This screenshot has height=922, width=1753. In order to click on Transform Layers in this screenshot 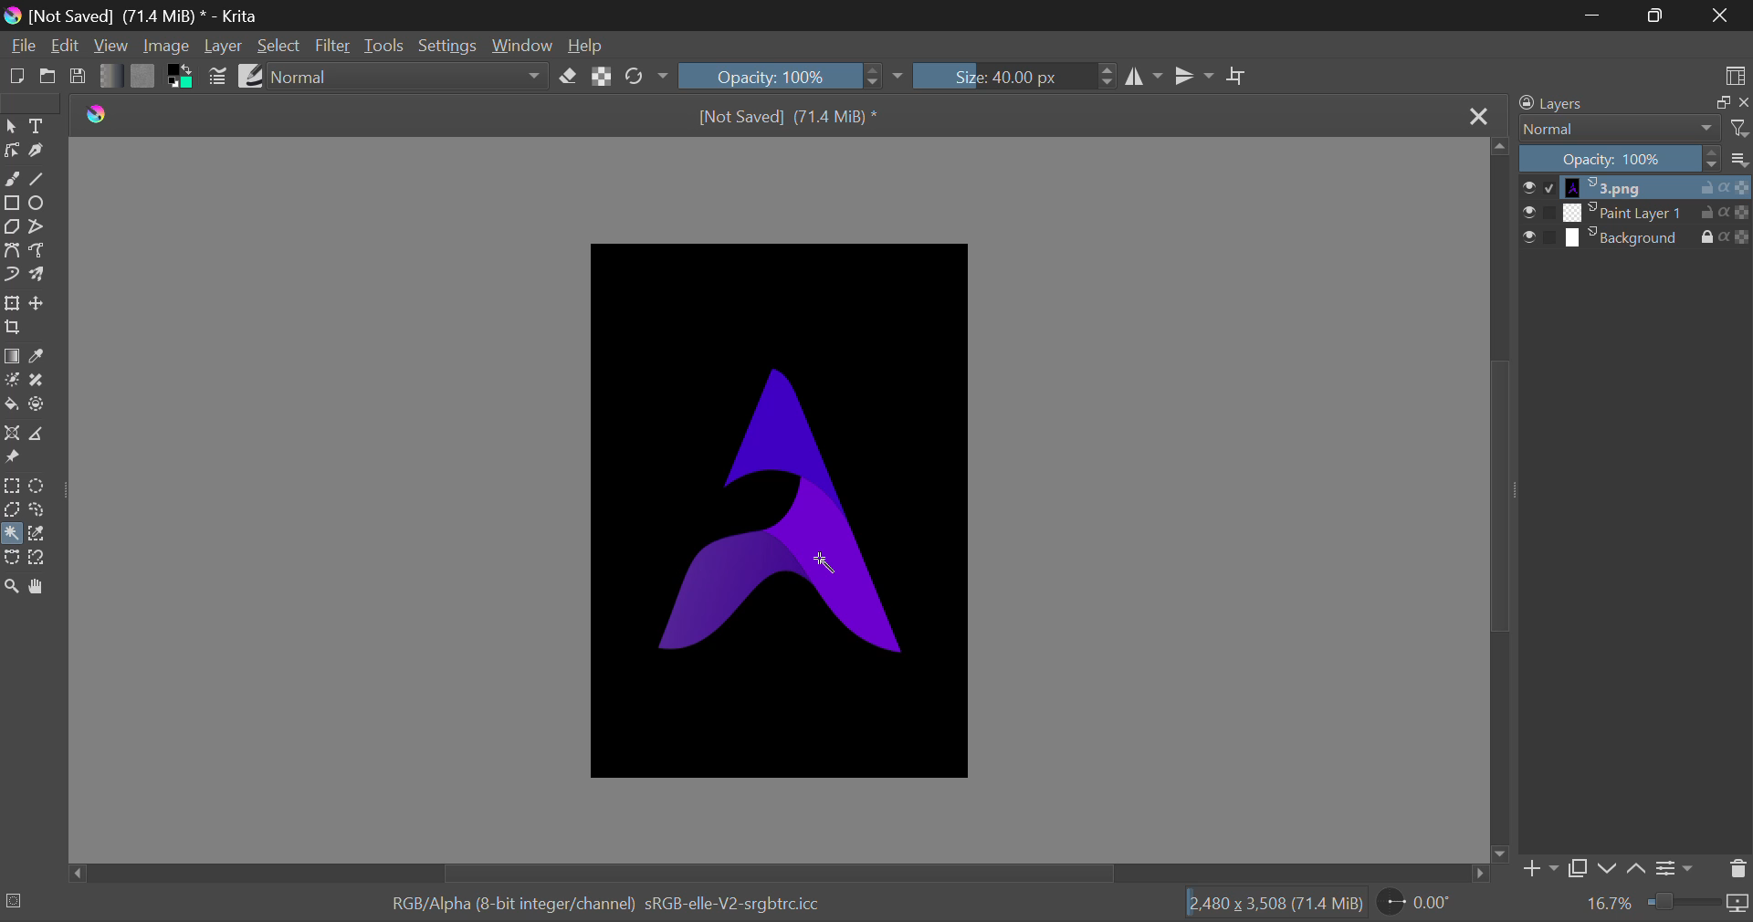, I will do `click(12, 306)`.